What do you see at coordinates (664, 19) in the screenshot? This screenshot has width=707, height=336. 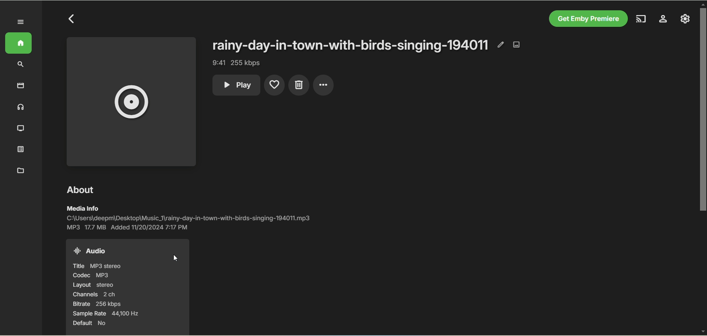 I see `manage emby server` at bounding box center [664, 19].